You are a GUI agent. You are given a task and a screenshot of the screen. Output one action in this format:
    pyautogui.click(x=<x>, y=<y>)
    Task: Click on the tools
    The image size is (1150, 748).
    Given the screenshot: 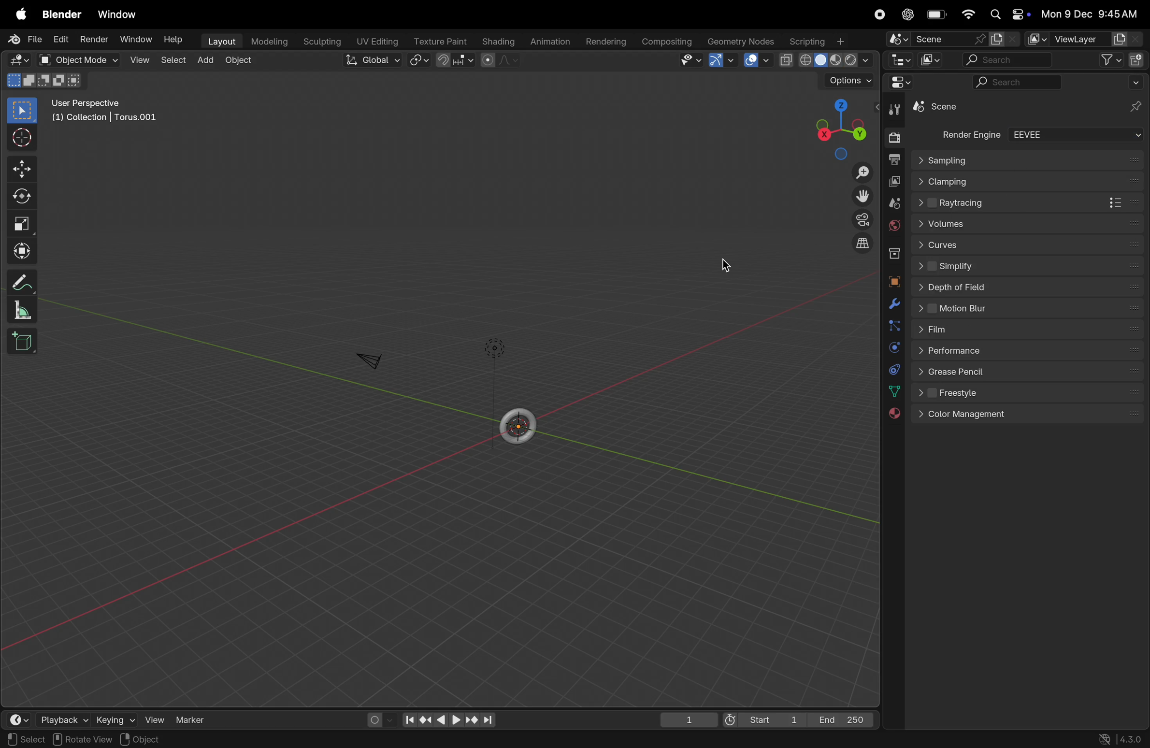 What is the action you would take?
    pyautogui.click(x=895, y=110)
    